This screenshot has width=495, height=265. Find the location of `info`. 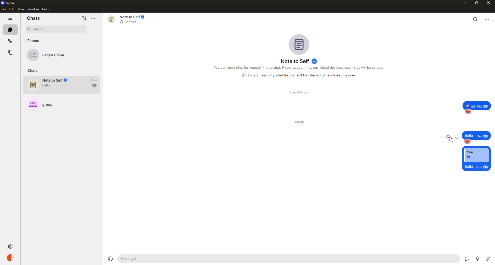

info is located at coordinates (301, 68).